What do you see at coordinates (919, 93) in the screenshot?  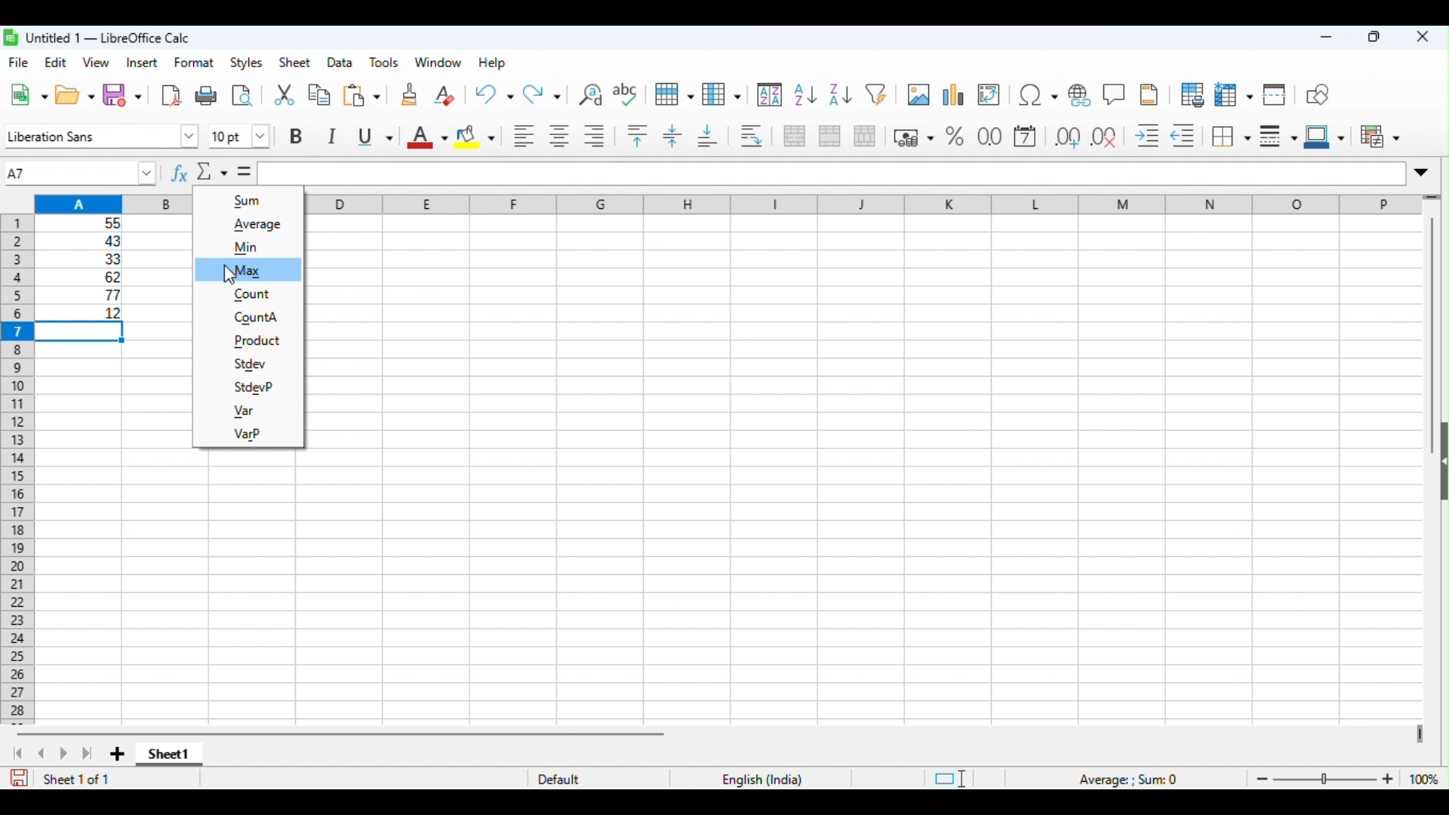 I see `insert image` at bounding box center [919, 93].